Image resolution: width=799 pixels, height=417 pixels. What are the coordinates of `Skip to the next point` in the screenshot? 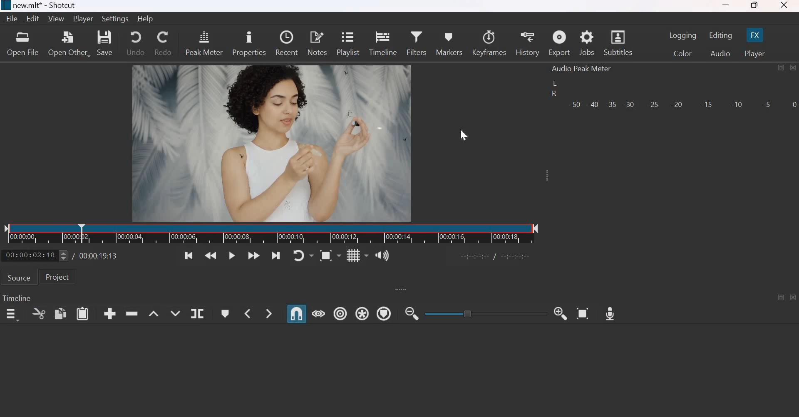 It's located at (276, 256).